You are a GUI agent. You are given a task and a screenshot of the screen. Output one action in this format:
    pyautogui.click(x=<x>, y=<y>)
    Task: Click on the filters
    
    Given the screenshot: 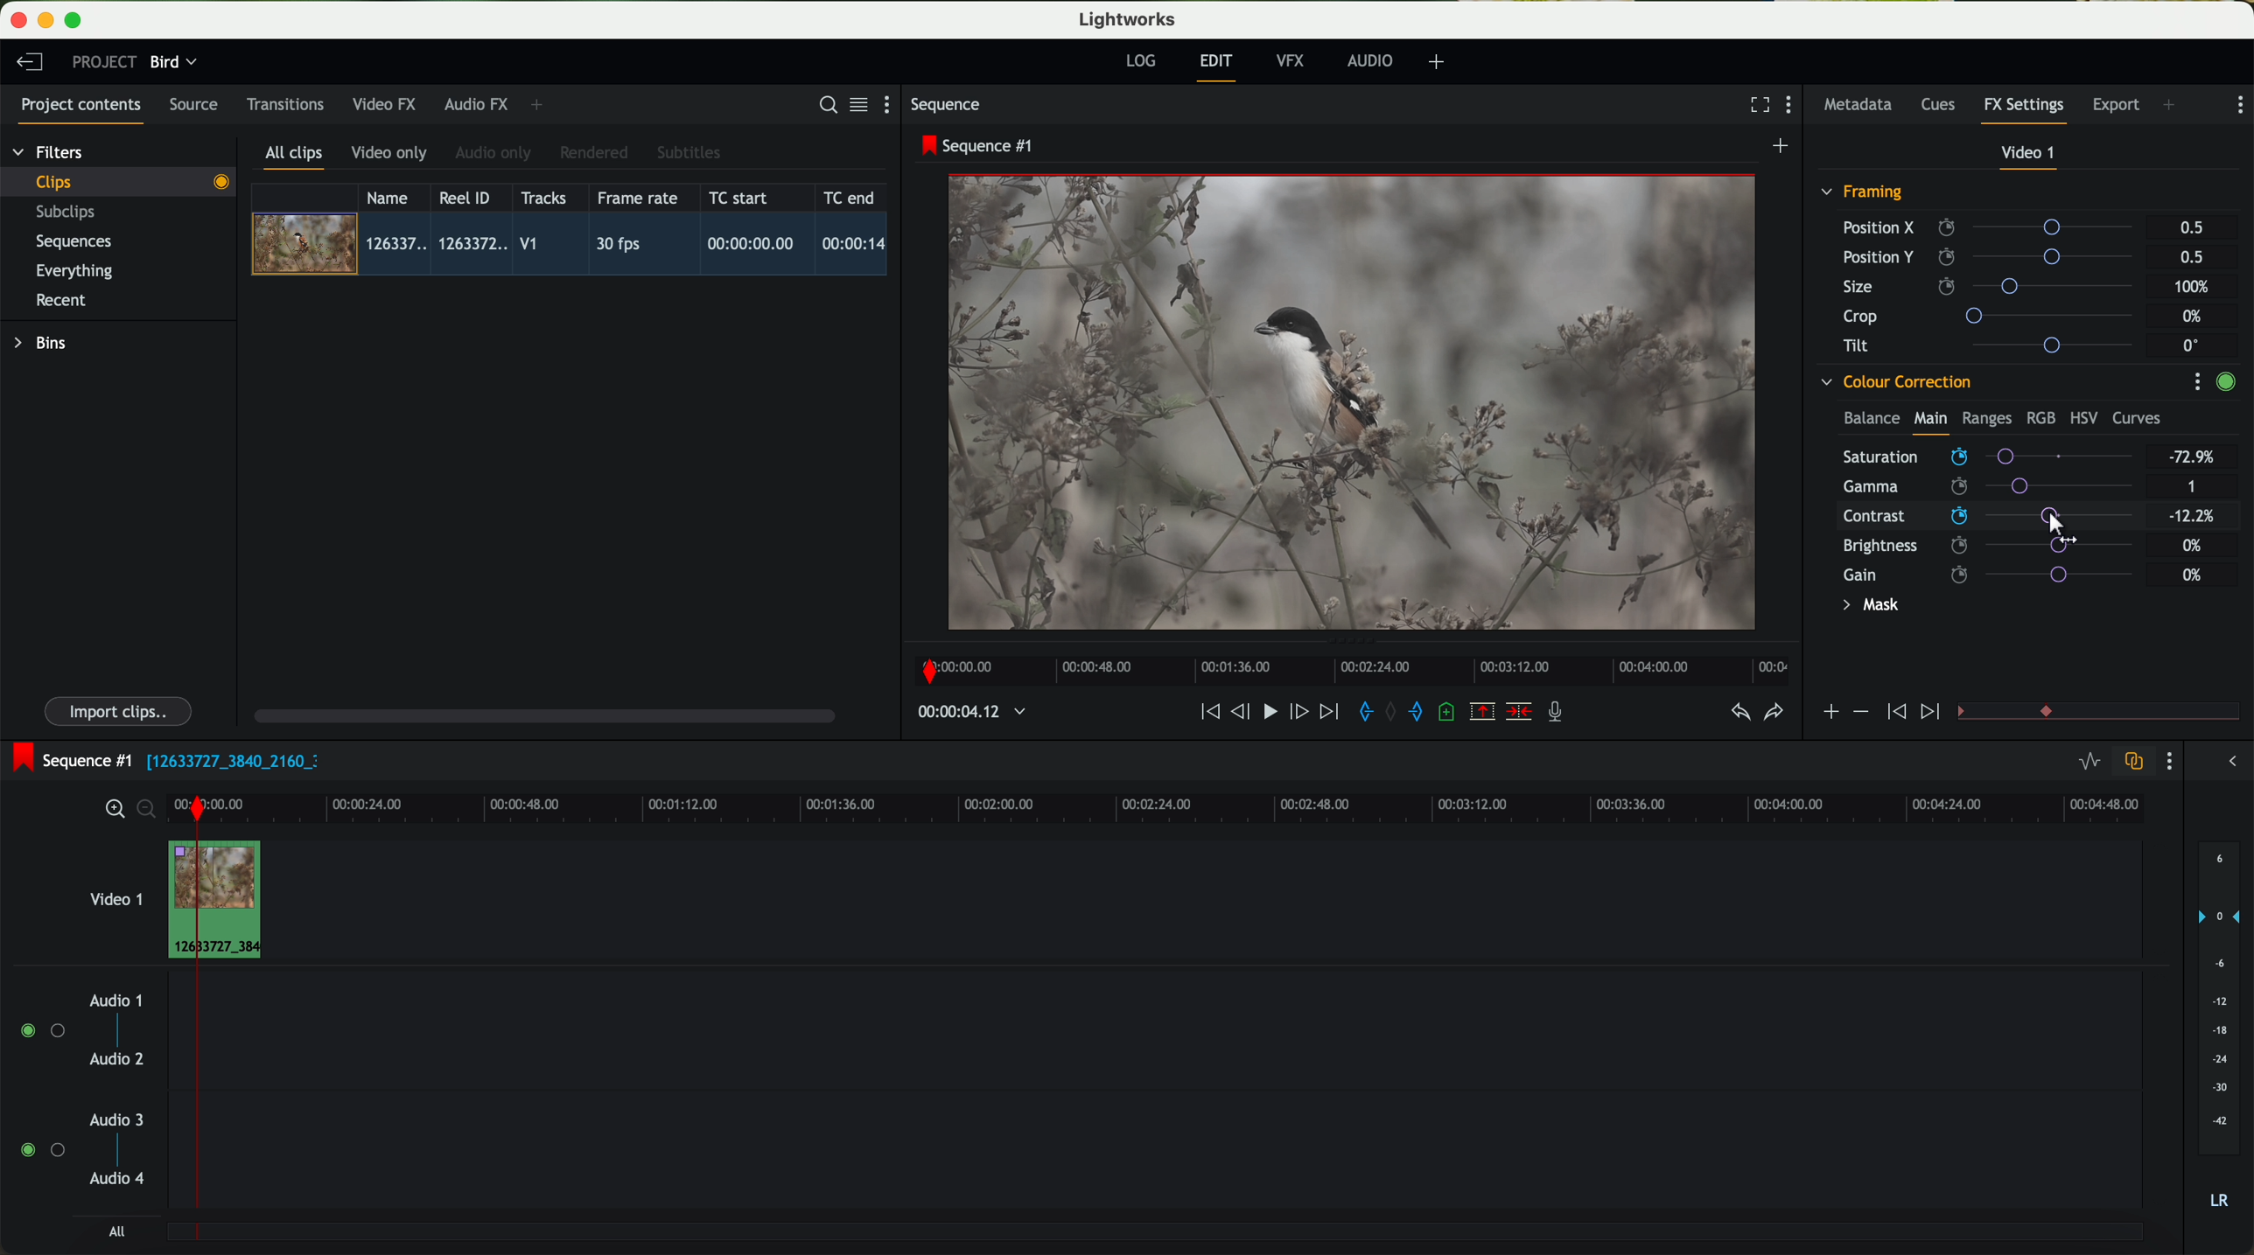 What is the action you would take?
    pyautogui.click(x=50, y=151)
    